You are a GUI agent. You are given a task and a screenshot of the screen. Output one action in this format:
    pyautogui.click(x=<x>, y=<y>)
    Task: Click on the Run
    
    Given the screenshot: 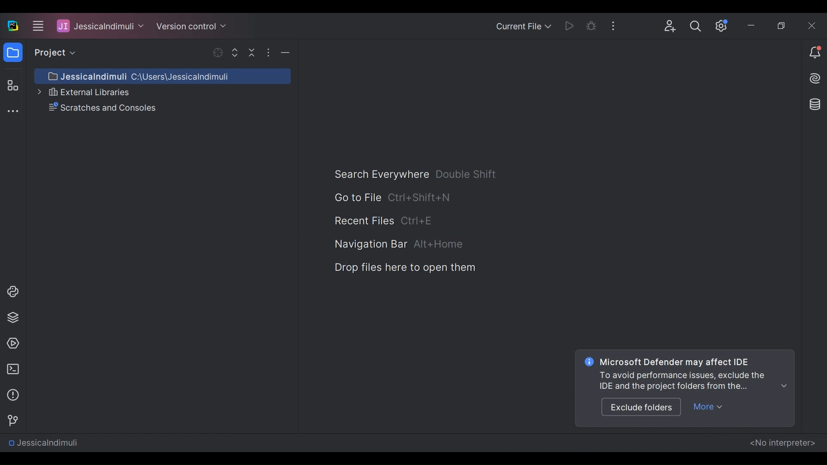 What is the action you would take?
    pyautogui.click(x=568, y=26)
    